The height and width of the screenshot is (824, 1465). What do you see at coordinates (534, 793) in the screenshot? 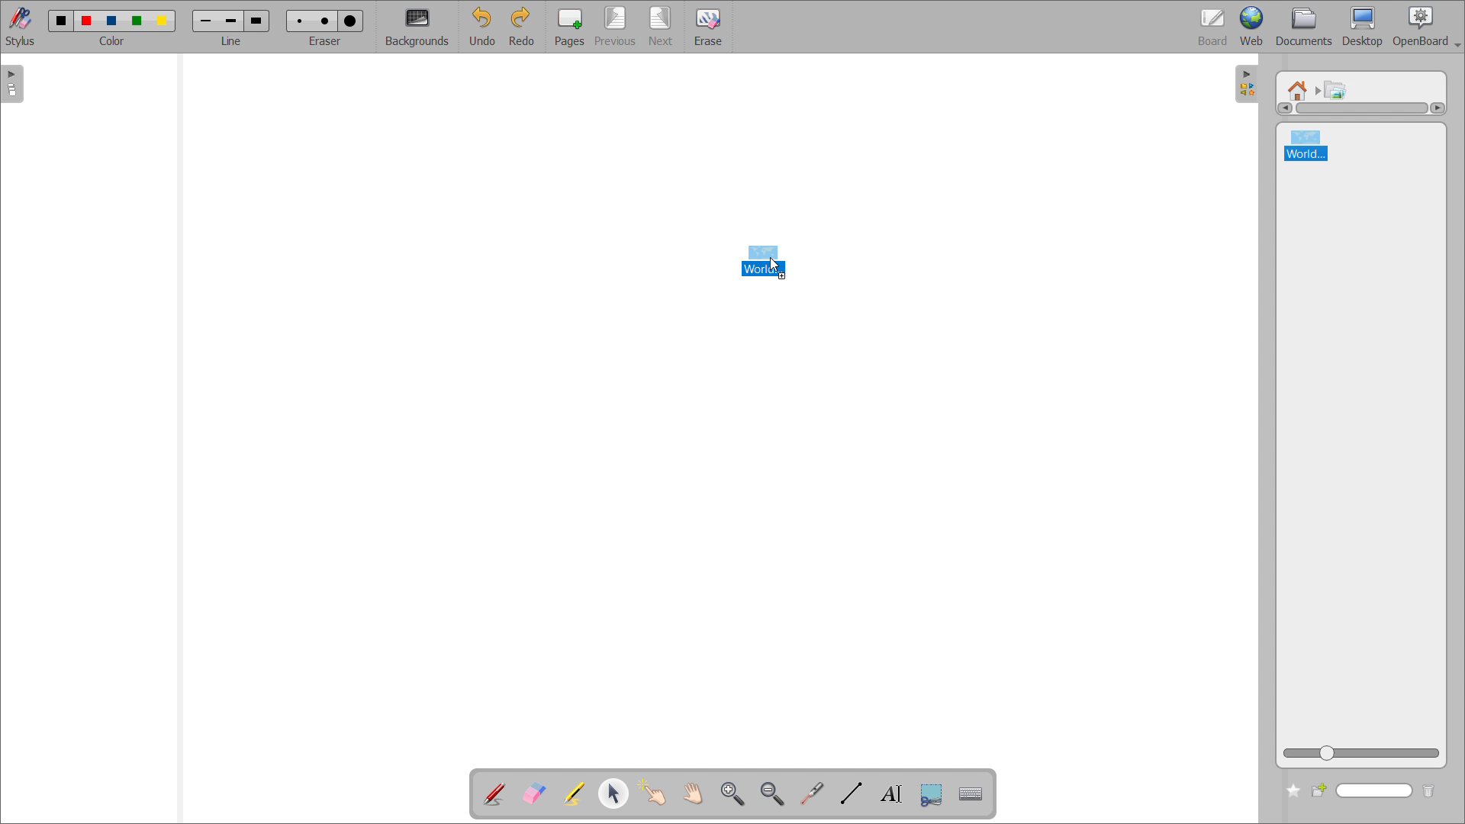
I see `erase annotation` at bounding box center [534, 793].